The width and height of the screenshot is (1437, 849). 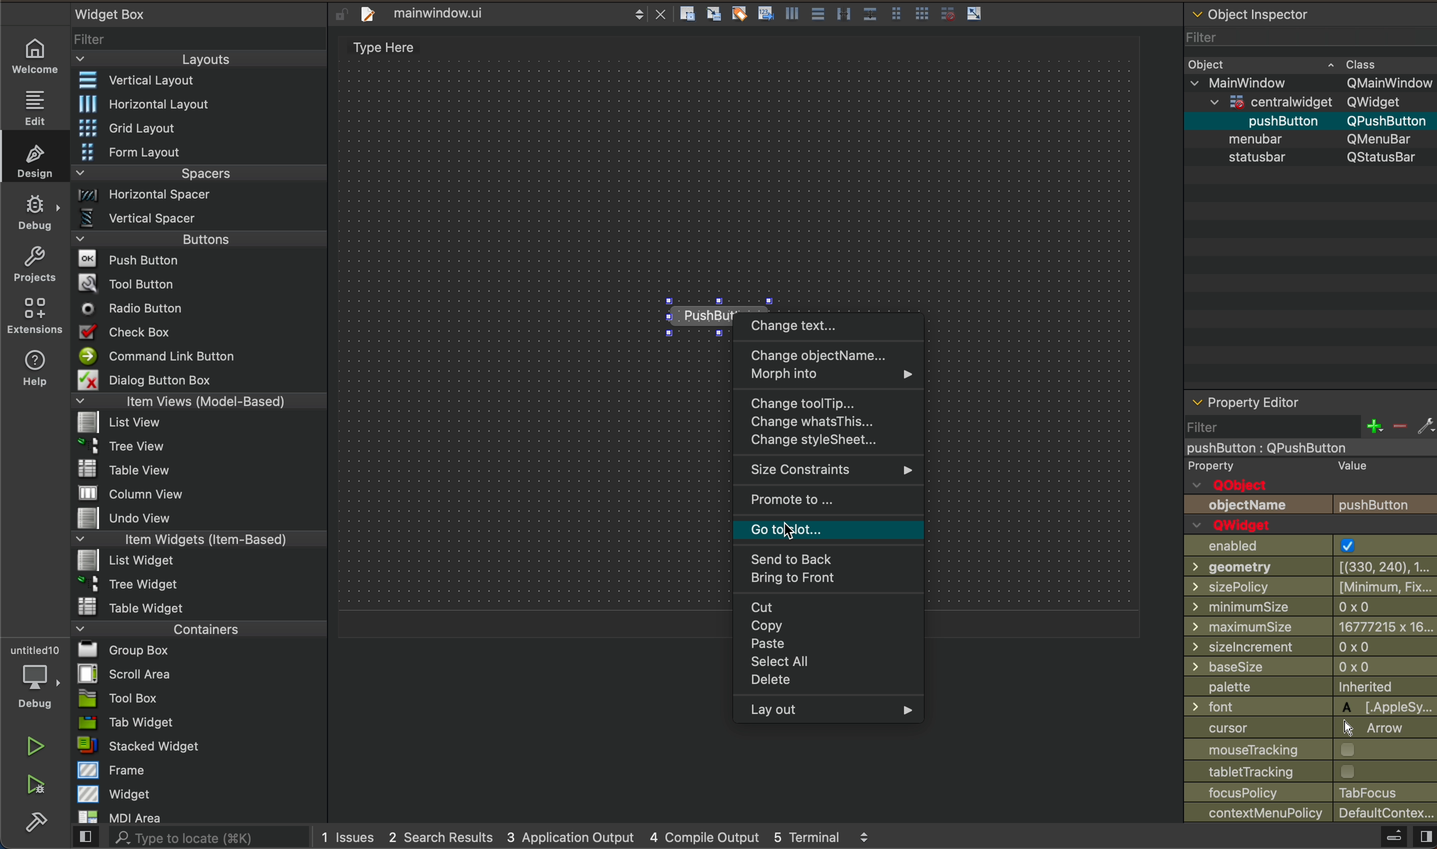 I want to click on table view, so click(x=196, y=470).